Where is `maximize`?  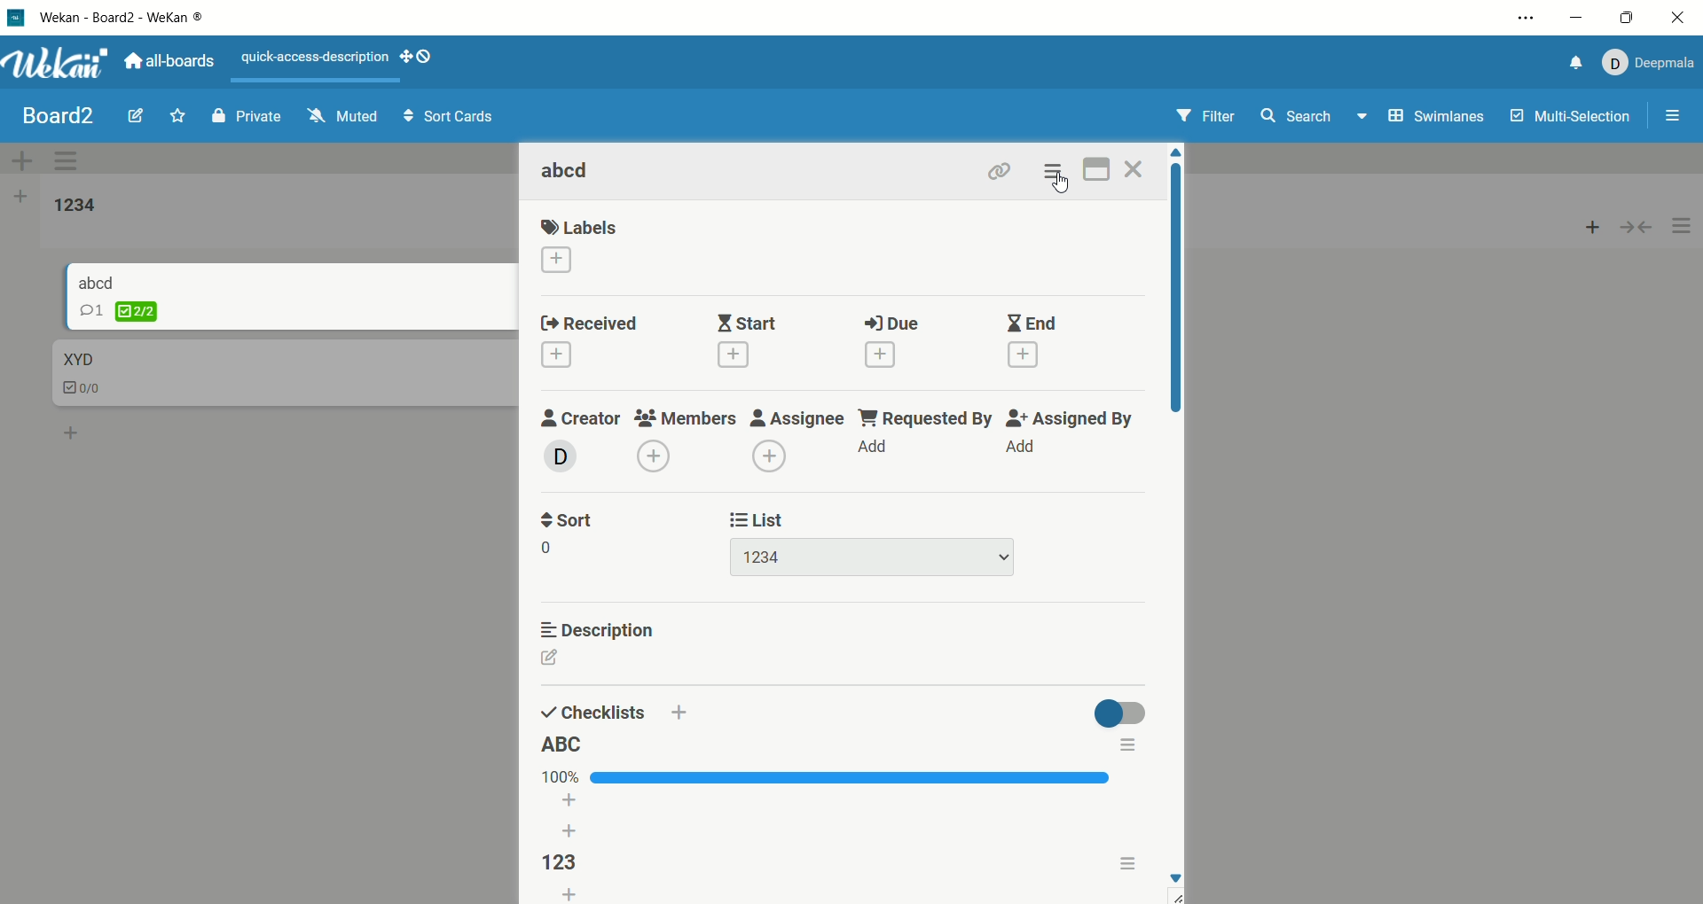
maximize is located at coordinates (1626, 16).